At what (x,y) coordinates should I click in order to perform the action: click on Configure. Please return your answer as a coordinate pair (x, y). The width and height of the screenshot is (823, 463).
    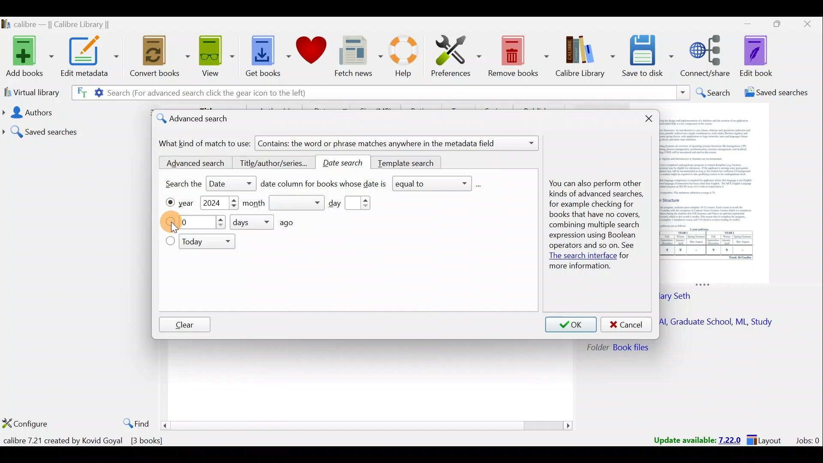
    Looking at the image, I should click on (26, 424).